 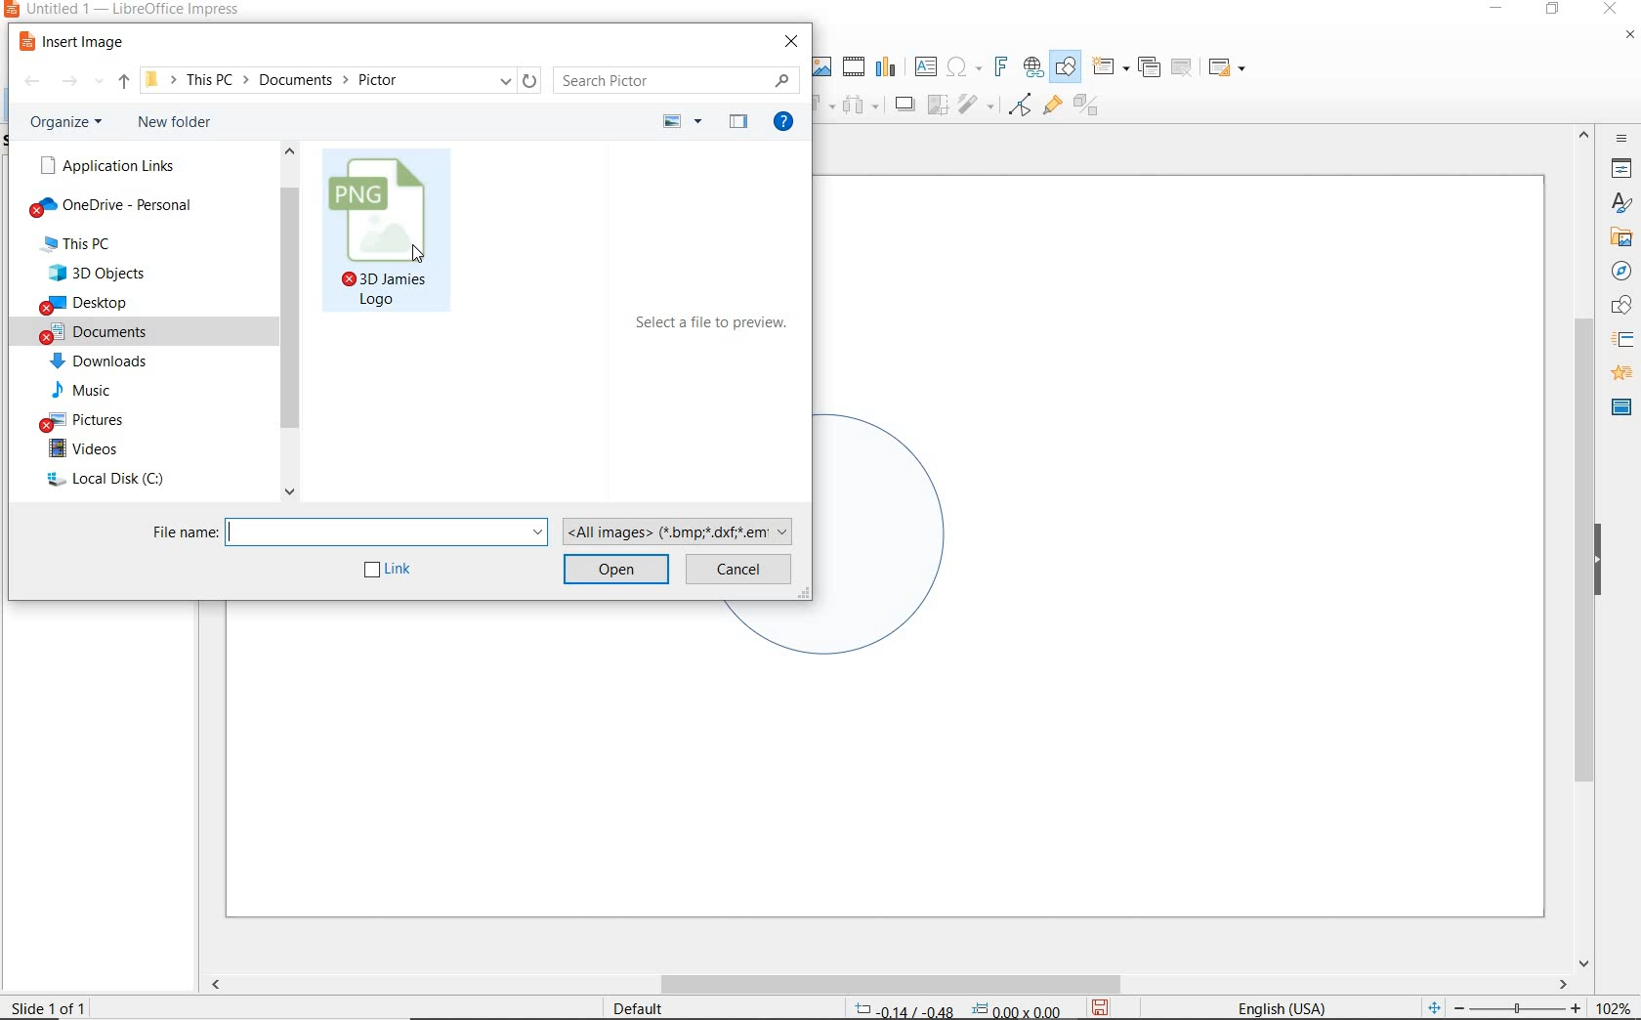 What do you see at coordinates (1618, 236) in the screenshot?
I see `gallery` at bounding box center [1618, 236].